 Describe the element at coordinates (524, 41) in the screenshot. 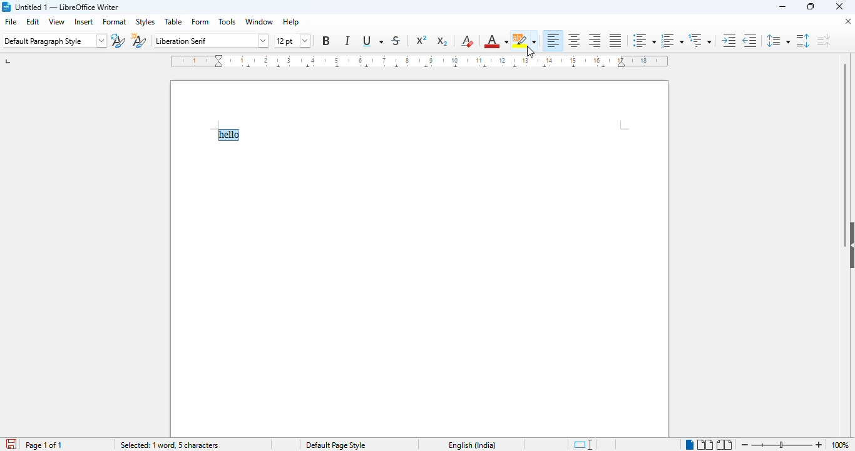

I see `character highlighting color` at that location.